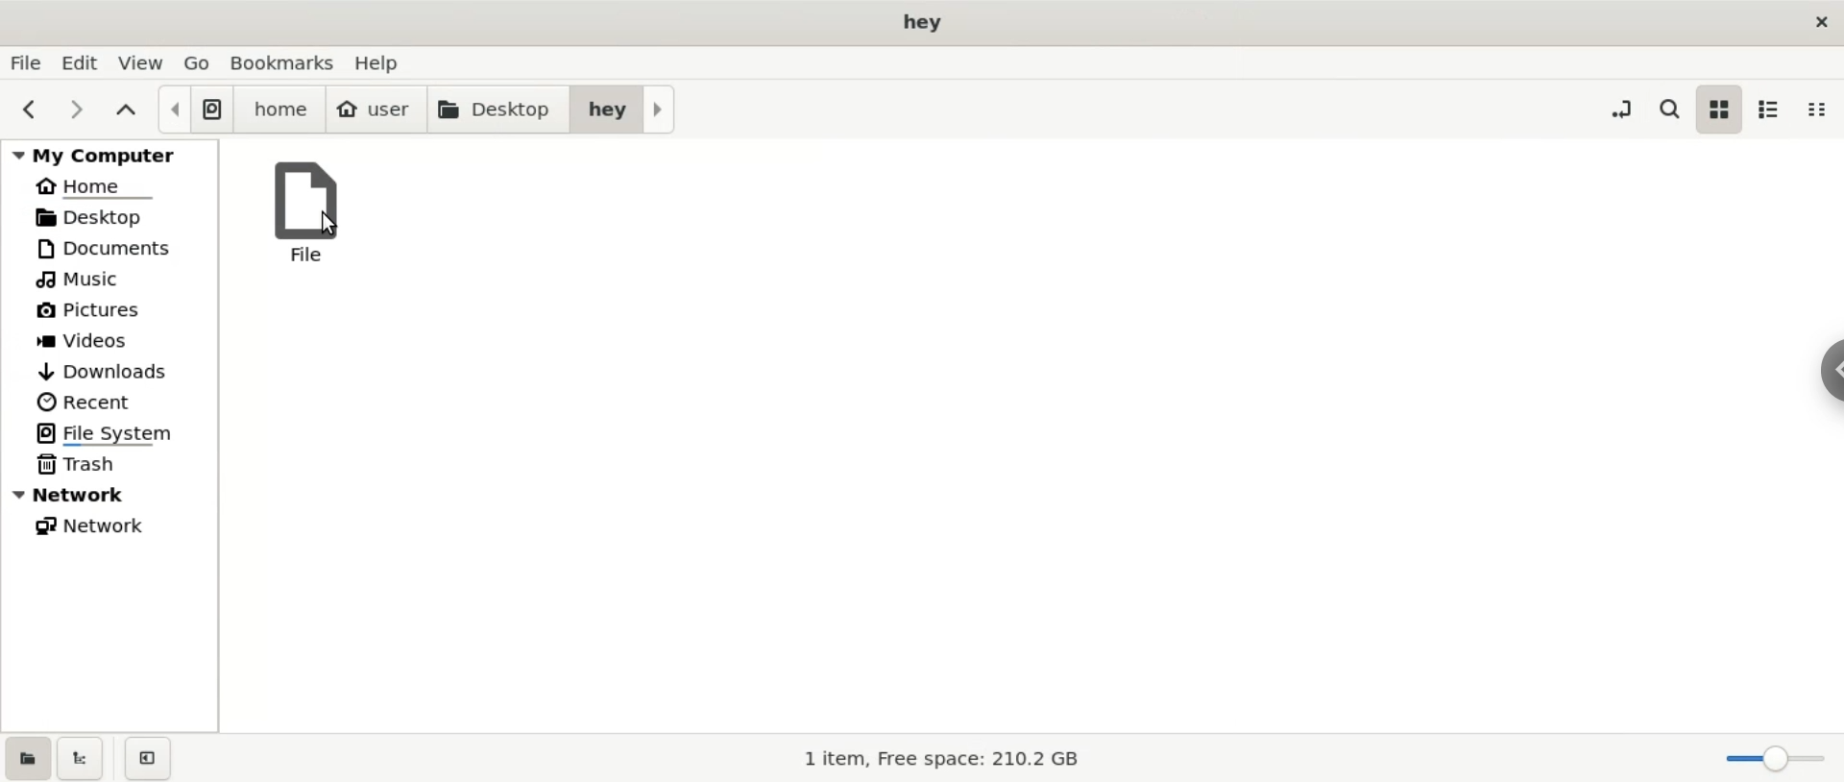 The image size is (1844, 782). Describe the element at coordinates (110, 371) in the screenshot. I see `dowbloads` at that location.